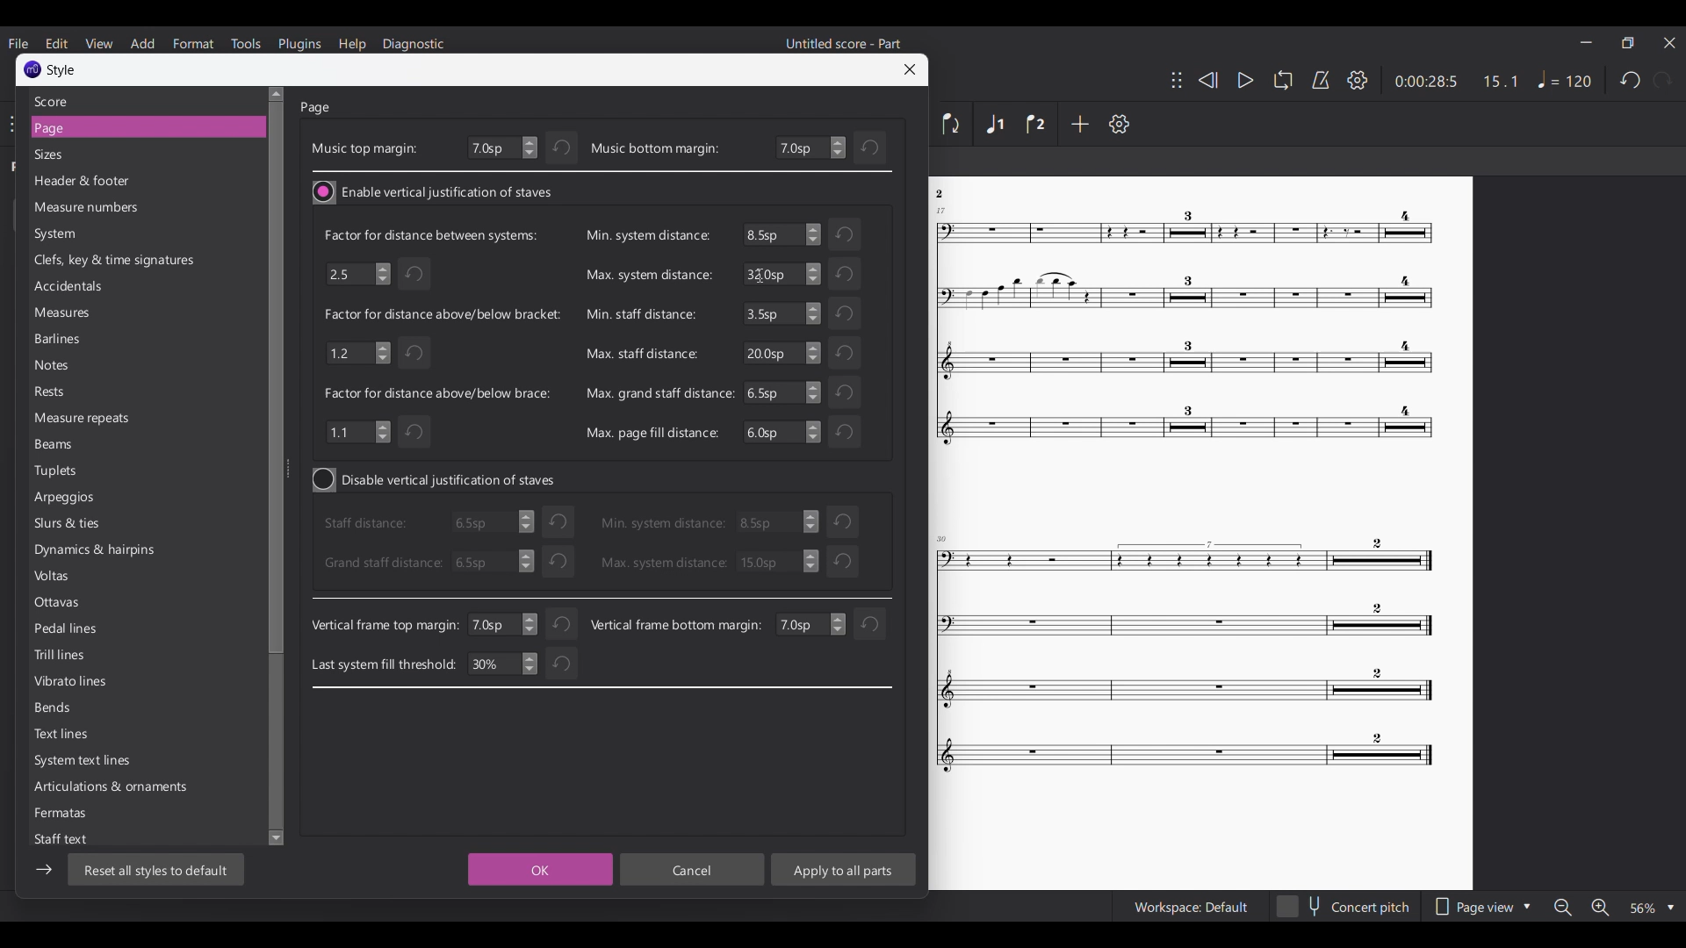  I want to click on 6.5sp, so click(783, 274).